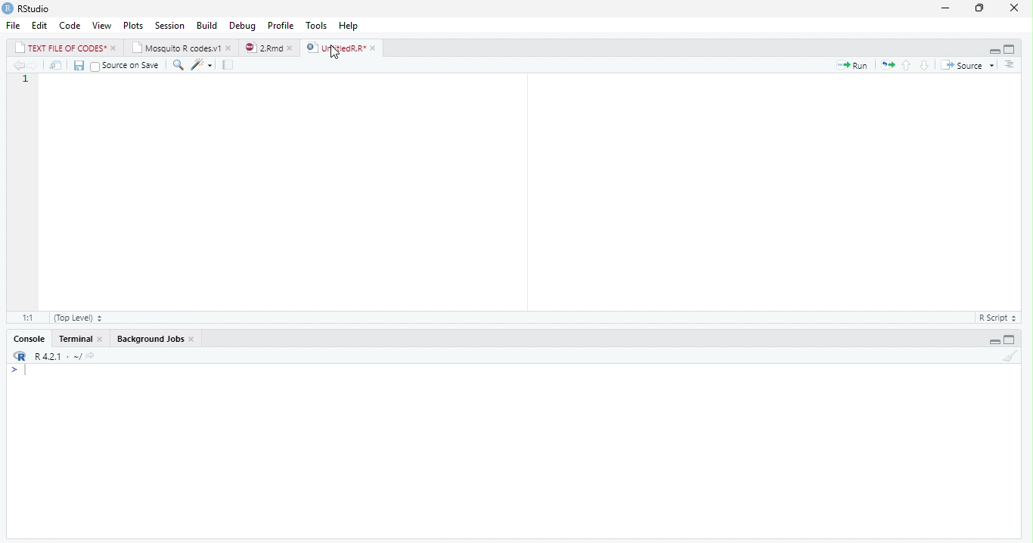 This screenshot has width=1033, height=543. Describe the element at coordinates (904, 65) in the screenshot. I see `go to previous section/chunk` at that location.